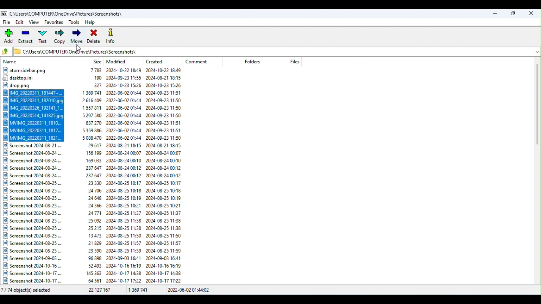  Describe the element at coordinates (536, 51) in the screenshot. I see `Drop down menu` at that location.